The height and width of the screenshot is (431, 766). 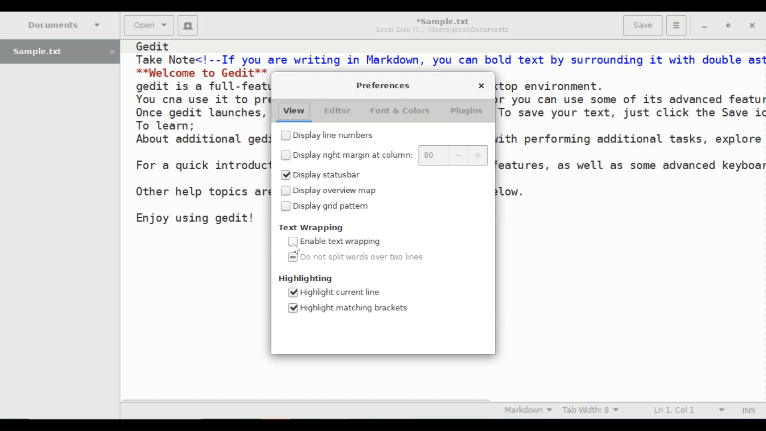 What do you see at coordinates (339, 292) in the screenshot?
I see `(un)select Highlight current line` at bounding box center [339, 292].